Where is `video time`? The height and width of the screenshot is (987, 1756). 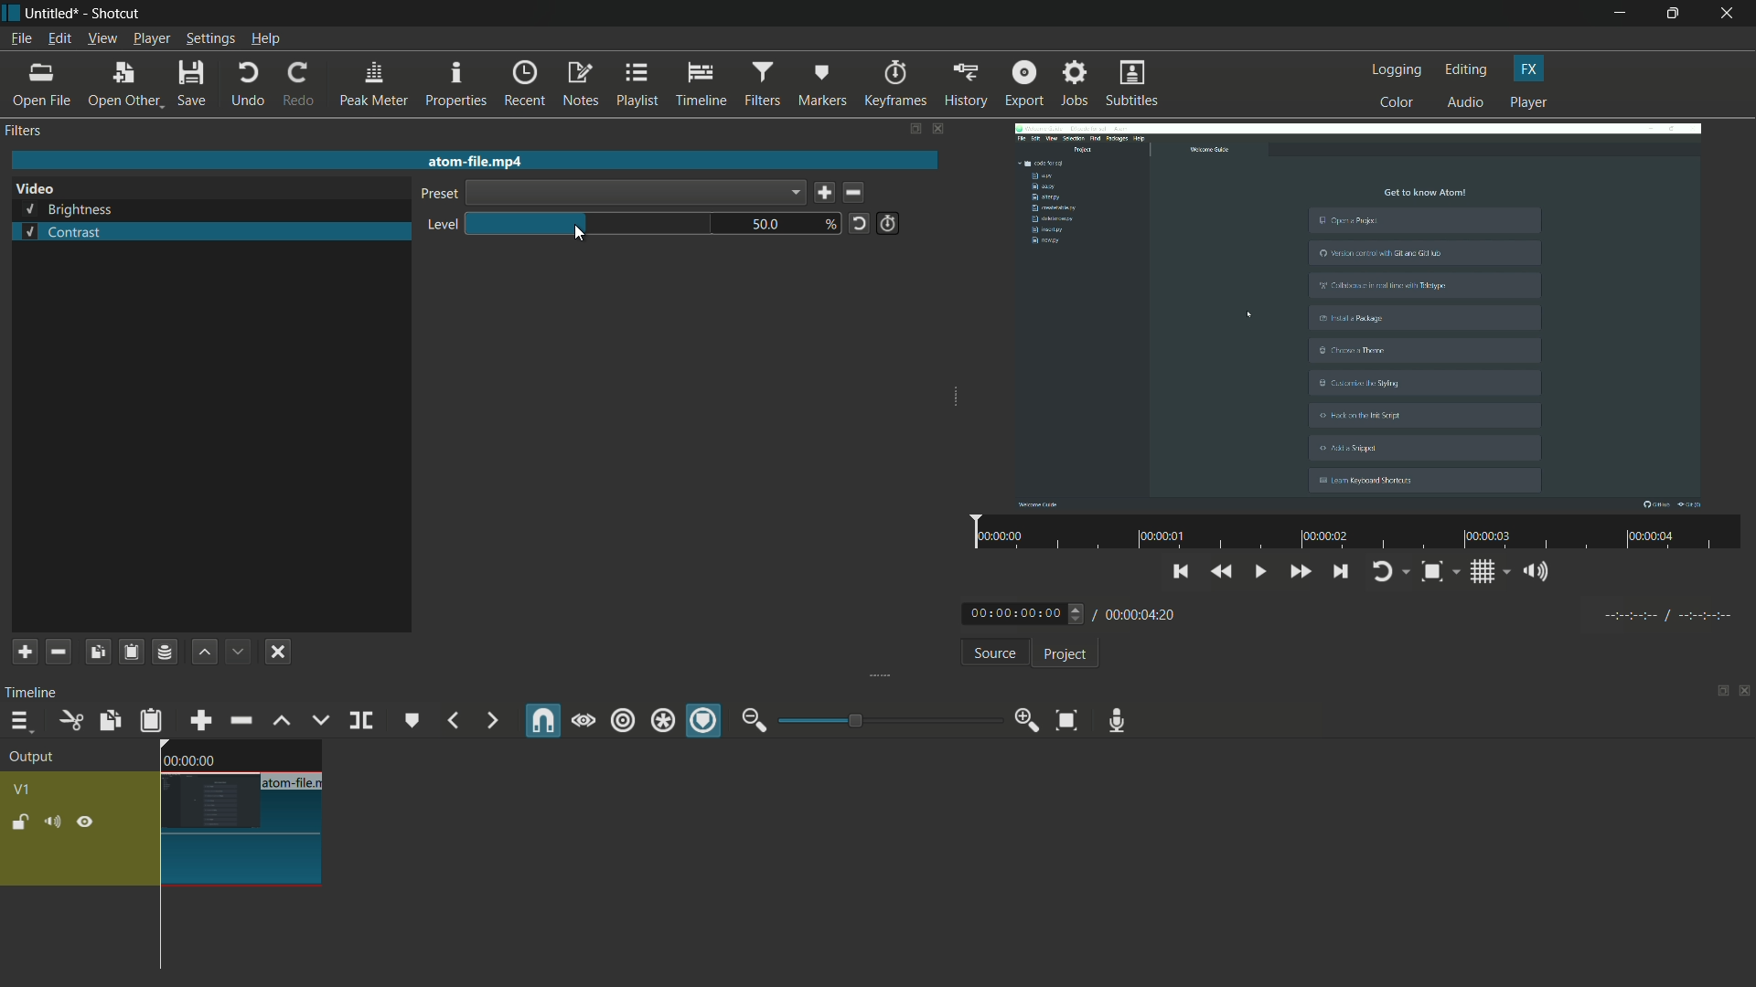
video time is located at coordinates (1353, 534).